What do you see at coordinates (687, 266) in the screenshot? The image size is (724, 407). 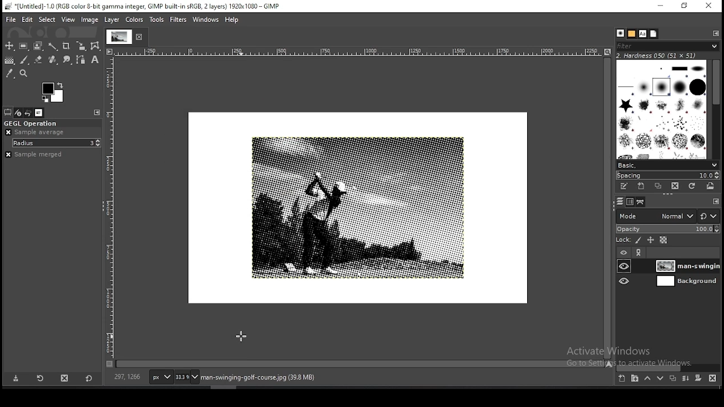 I see `layer` at bounding box center [687, 266].